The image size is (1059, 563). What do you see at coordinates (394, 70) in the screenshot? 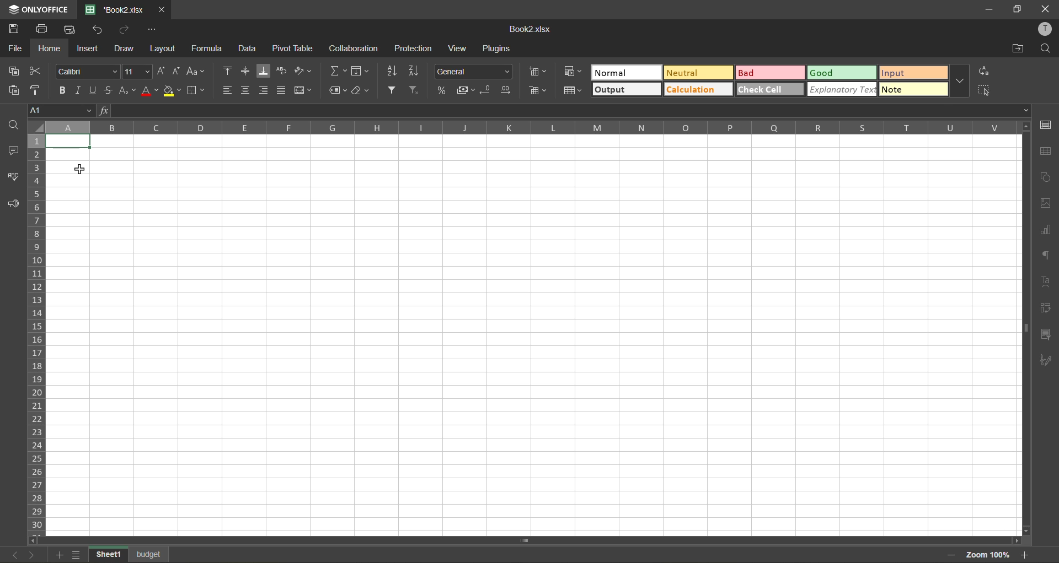
I see `sort ascending` at bounding box center [394, 70].